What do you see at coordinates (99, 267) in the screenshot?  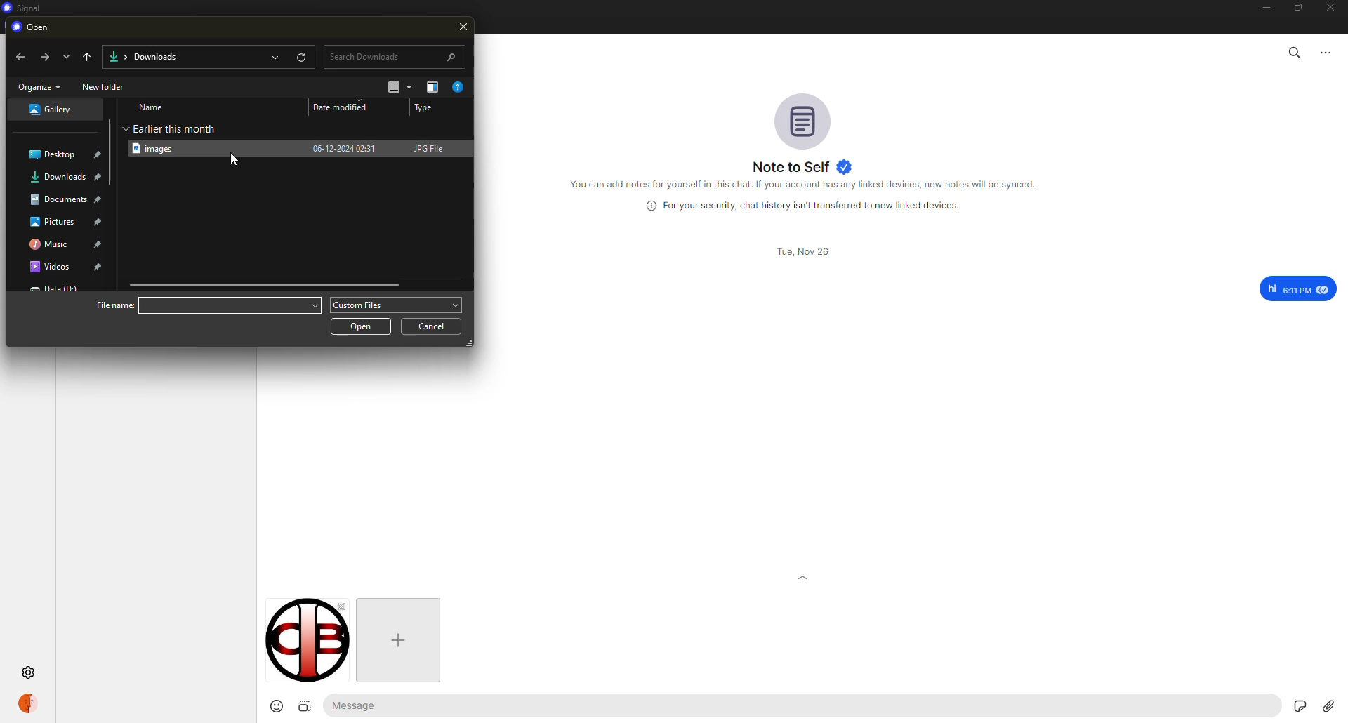 I see `pin` at bounding box center [99, 267].